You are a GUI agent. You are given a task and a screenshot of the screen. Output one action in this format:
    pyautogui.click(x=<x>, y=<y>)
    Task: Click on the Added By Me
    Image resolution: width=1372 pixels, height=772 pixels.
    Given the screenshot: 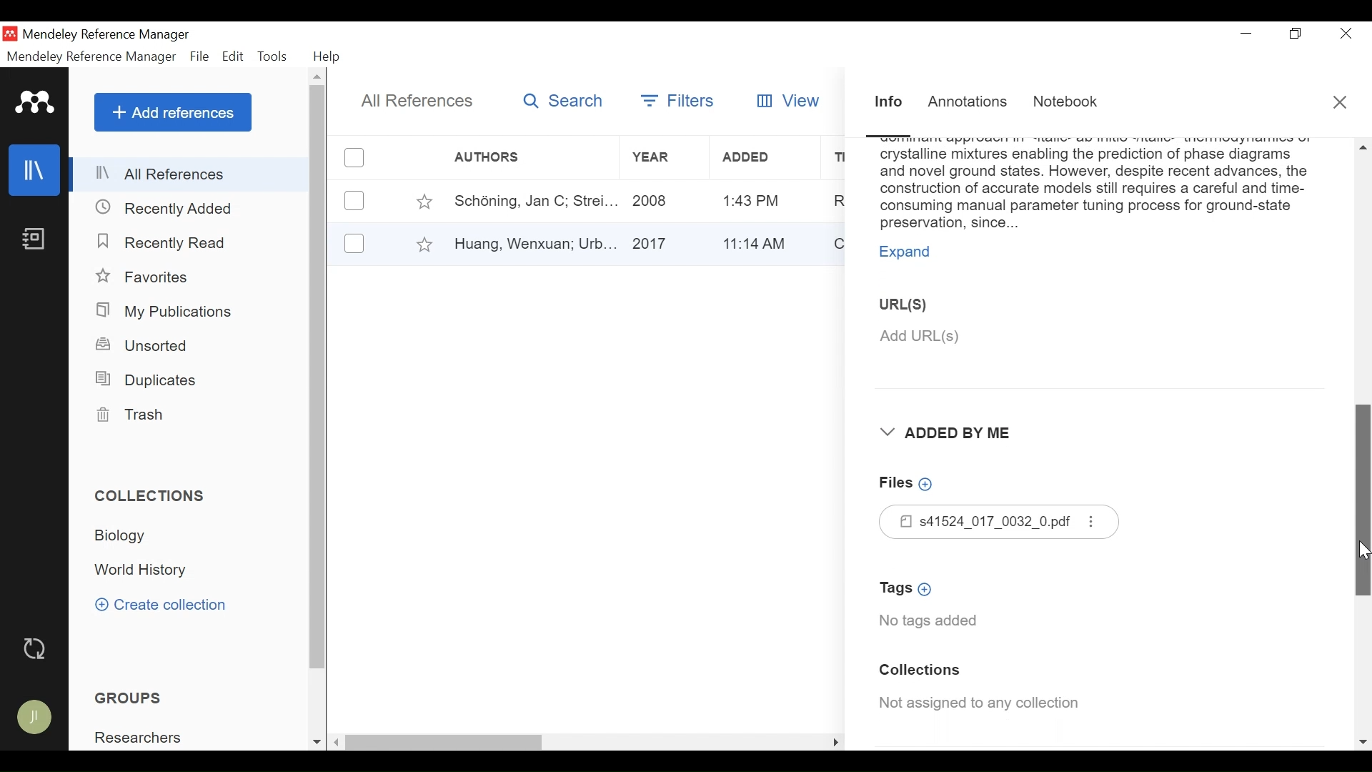 What is the action you would take?
    pyautogui.click(x=955, y=433)
    